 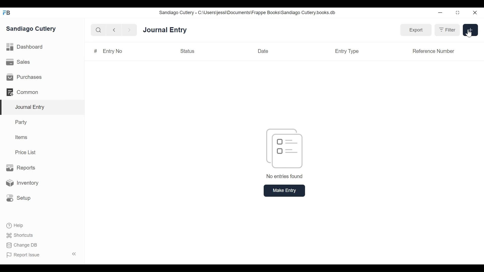 What do you see at coordinates (27, 152) in the screenshot?
I see `Price List` at bounding box center [27, 152].